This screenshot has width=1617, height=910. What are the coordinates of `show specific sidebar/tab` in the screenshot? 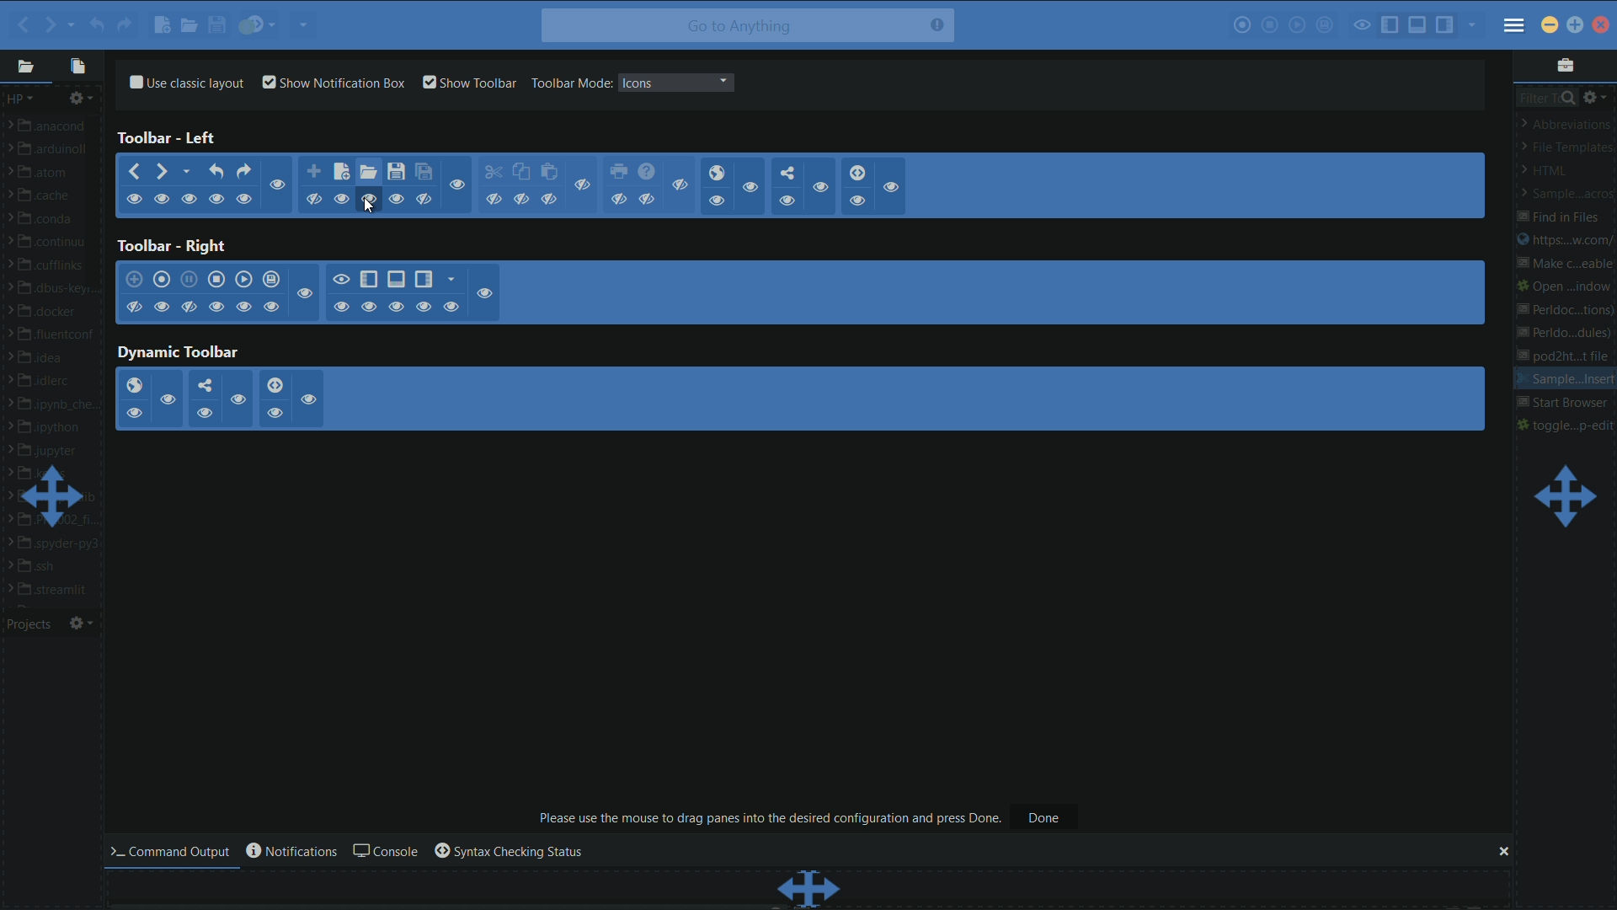 It's located at (452, 280).